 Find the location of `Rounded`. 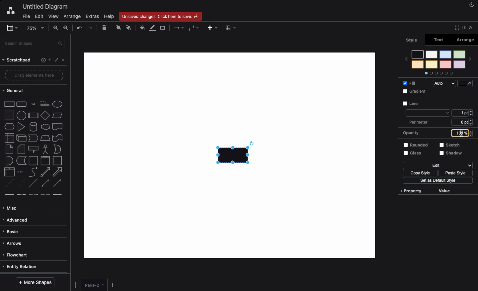

Rounded is located at coordinates (417, 145).